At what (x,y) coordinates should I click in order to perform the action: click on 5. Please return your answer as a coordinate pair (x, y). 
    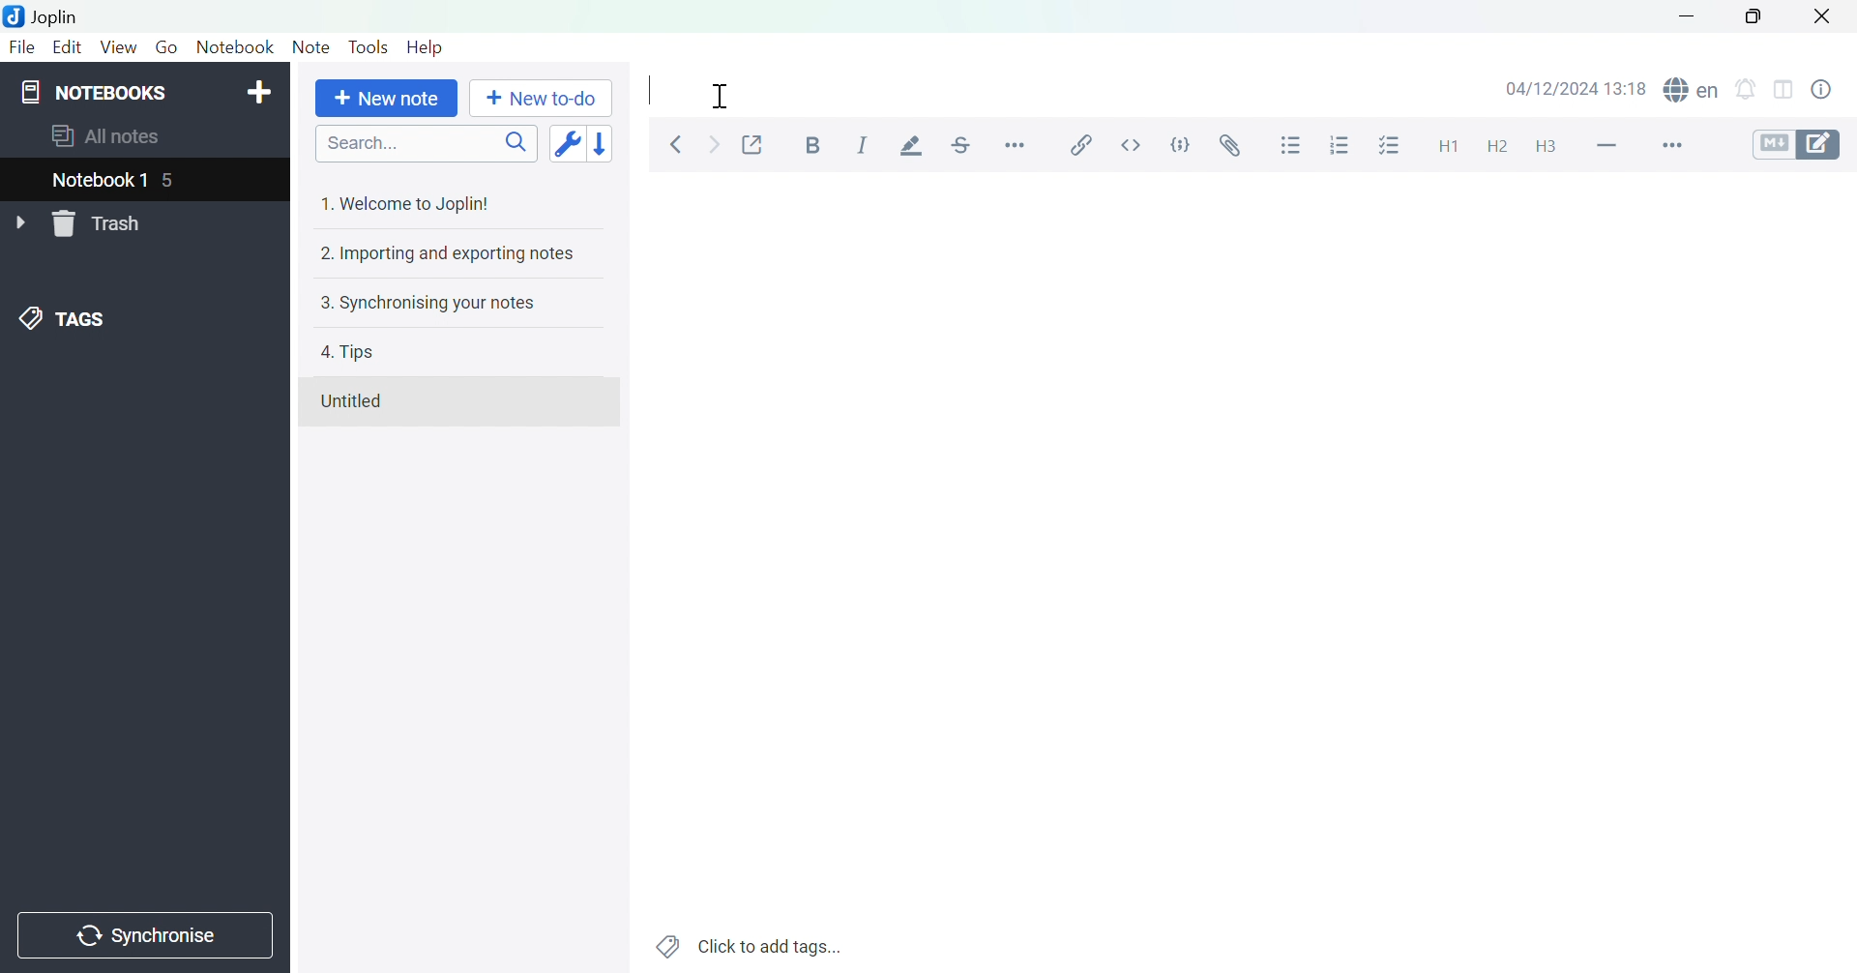
    Looking at the image, I should click on (177, 180).